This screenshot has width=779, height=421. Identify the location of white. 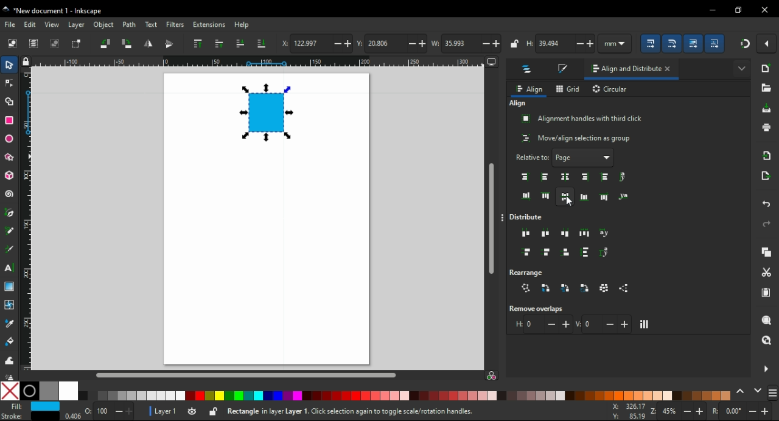
(68, 391).